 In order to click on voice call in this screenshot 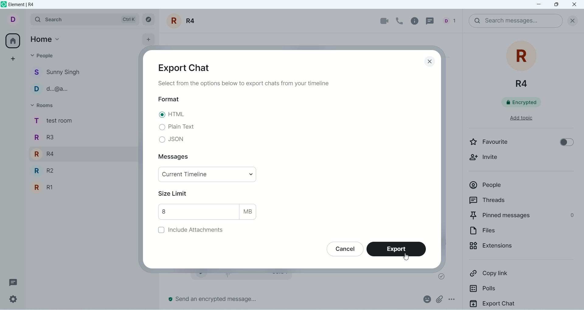, I will do `click(400, 20)`.